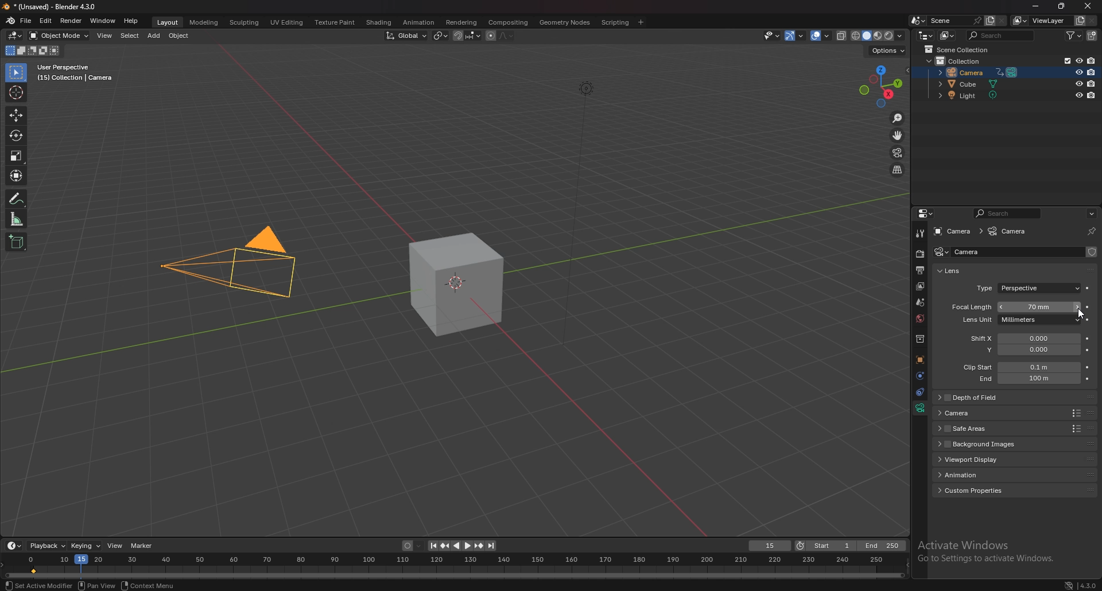  Describe the element at coordinates (987, 551) in the screenshot. I see `` at that location.